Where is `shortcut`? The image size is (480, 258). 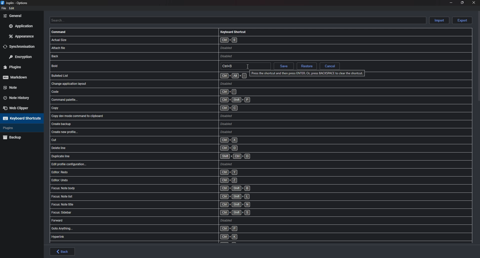 shortcut is located at coordinates (164, 197).